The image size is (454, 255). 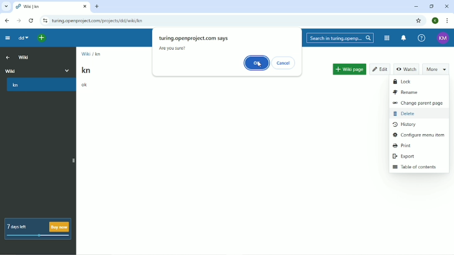 I want to click on Search tabs, so click(x=7, y=7).